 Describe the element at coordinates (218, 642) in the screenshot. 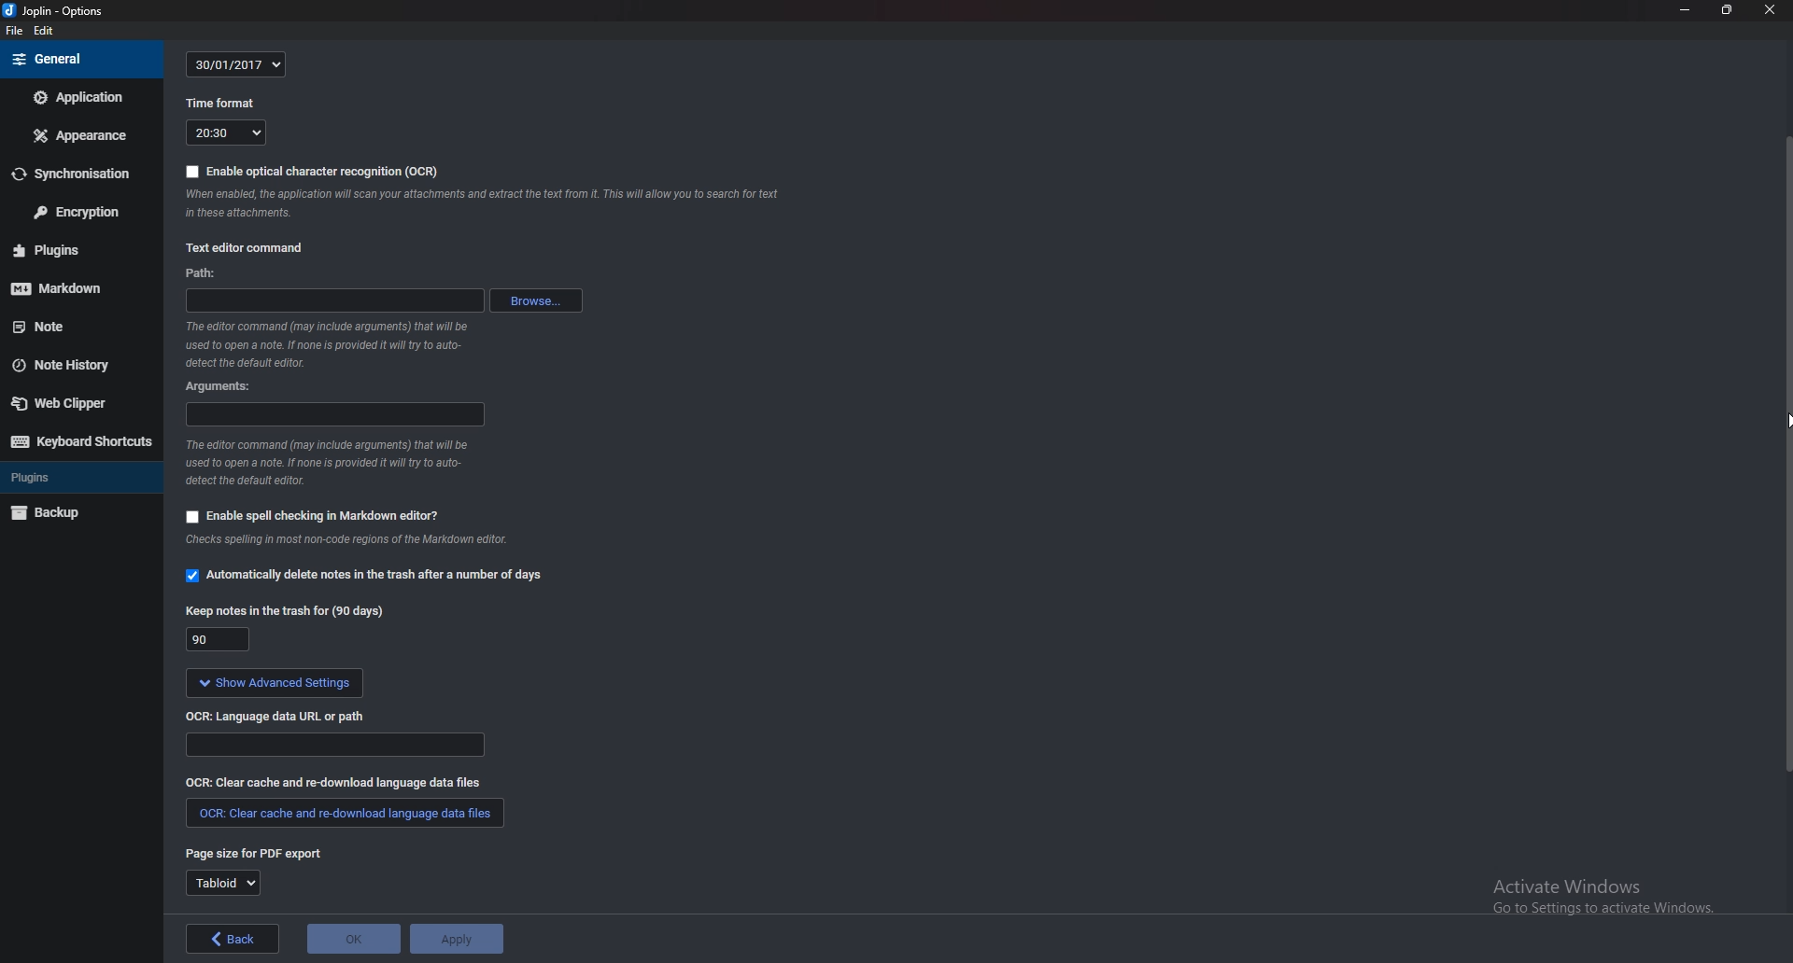

I see `90 days` at that location.